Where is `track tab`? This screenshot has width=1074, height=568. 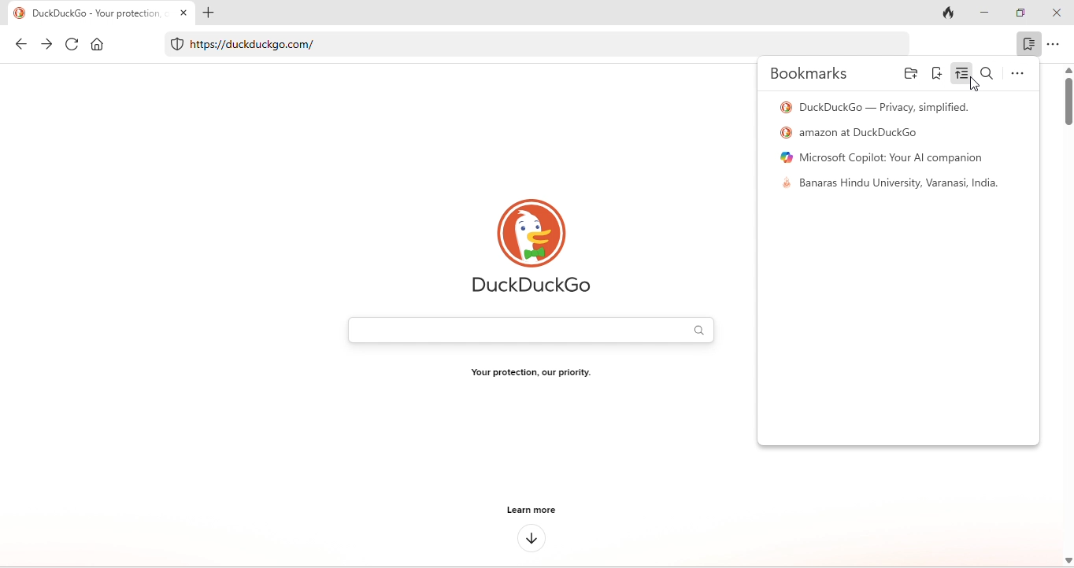
track tab is located at coordinates (949, 14).